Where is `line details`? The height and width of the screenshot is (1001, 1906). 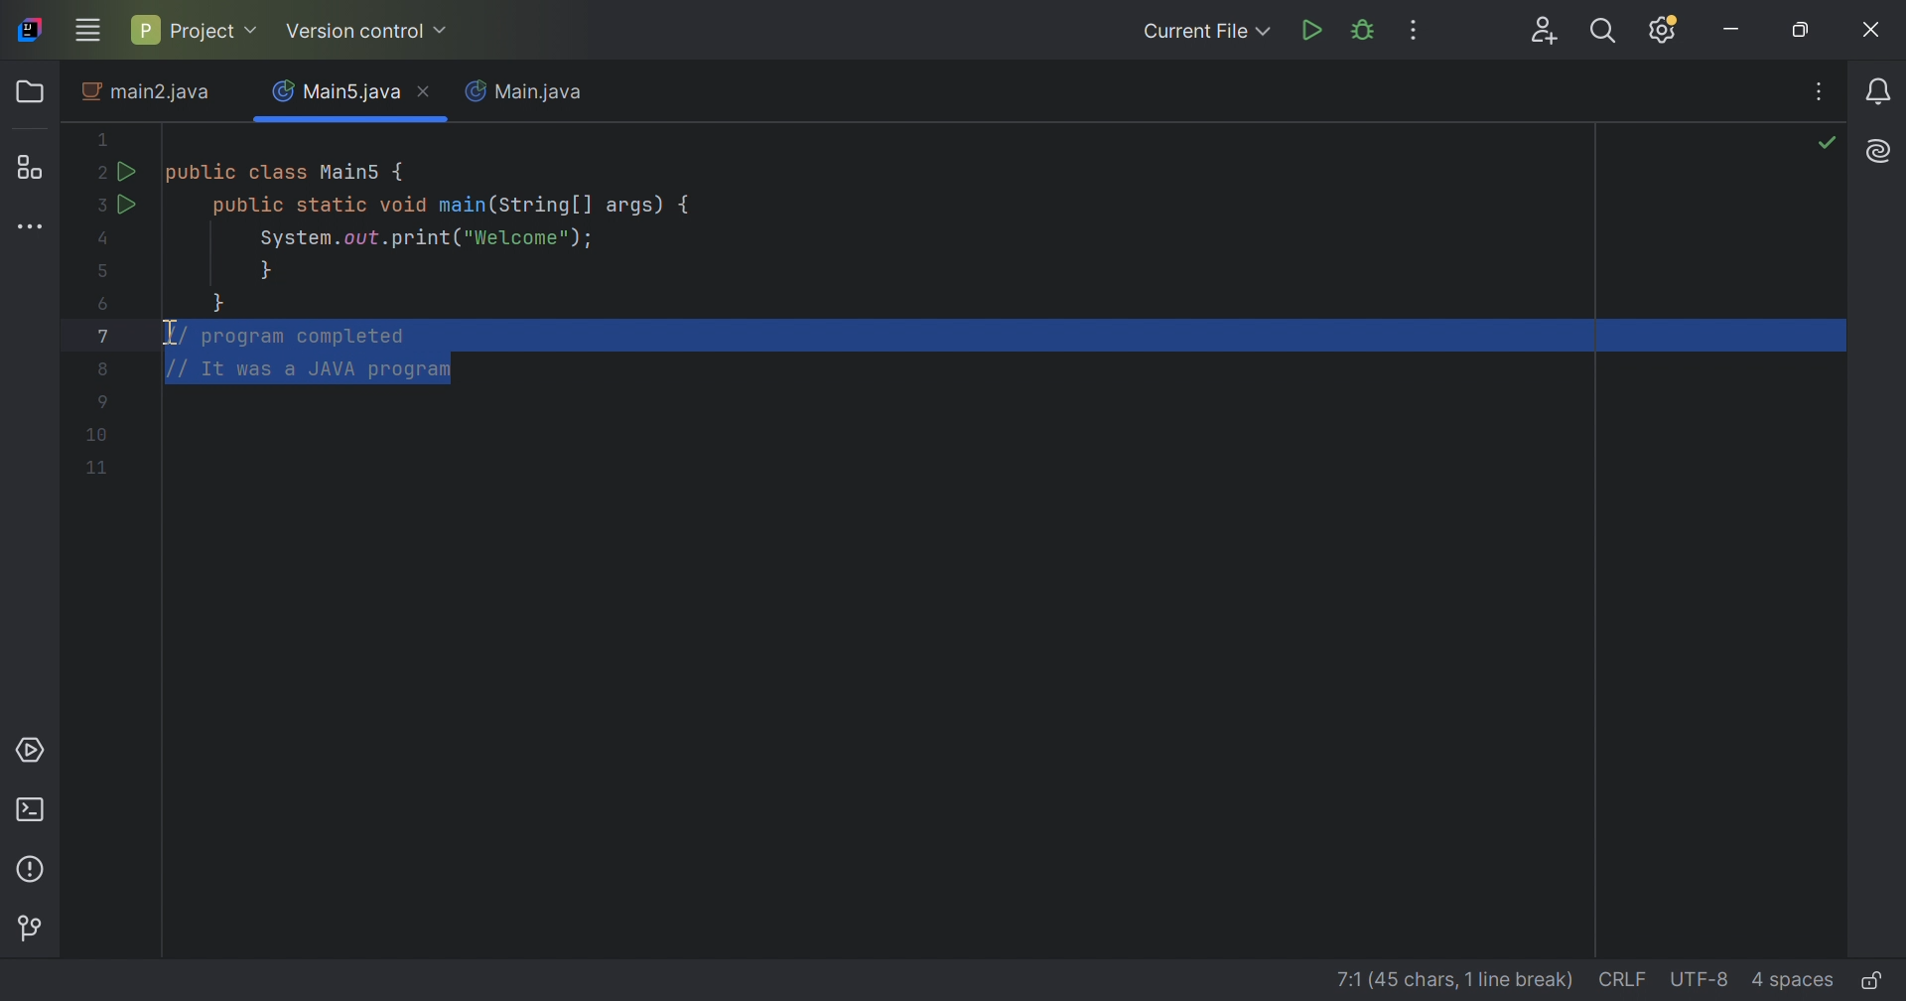
line details is located at coordinates (1438, 976).